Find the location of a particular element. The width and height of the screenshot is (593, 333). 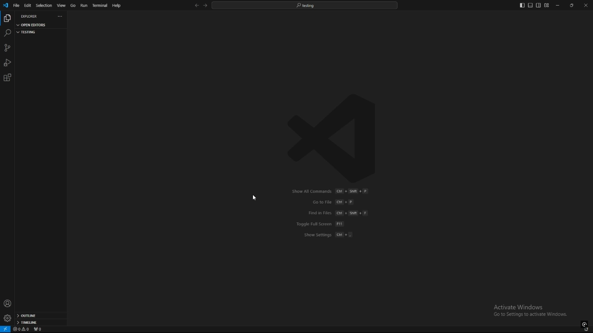

Show All Commands CTRL + SHIFT + P is located at coordinates (327, 191).